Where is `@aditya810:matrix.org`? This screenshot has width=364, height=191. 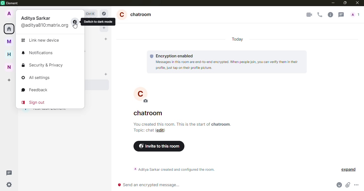
@aditya810:matrix.org is located at coordinates (45, 26).